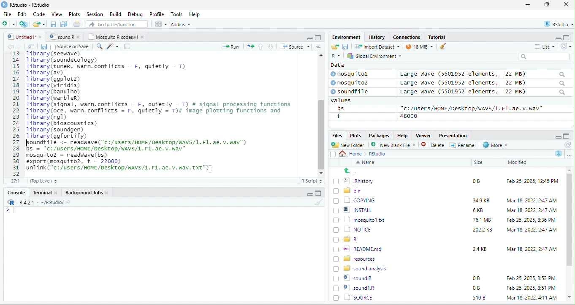 The height and width of the screenshot is (305, 575). Describe the element at coordinates (570, 234) in the screenshot. I see `scroll bar` at that location.